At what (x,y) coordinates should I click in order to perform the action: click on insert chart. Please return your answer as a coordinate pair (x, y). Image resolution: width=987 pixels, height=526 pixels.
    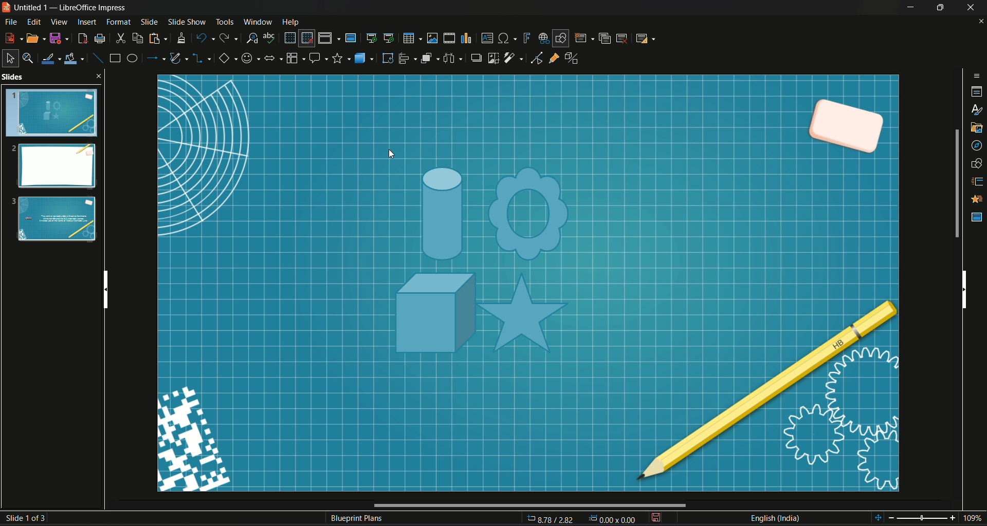
    Looking at the image, I should click on (465, 39).